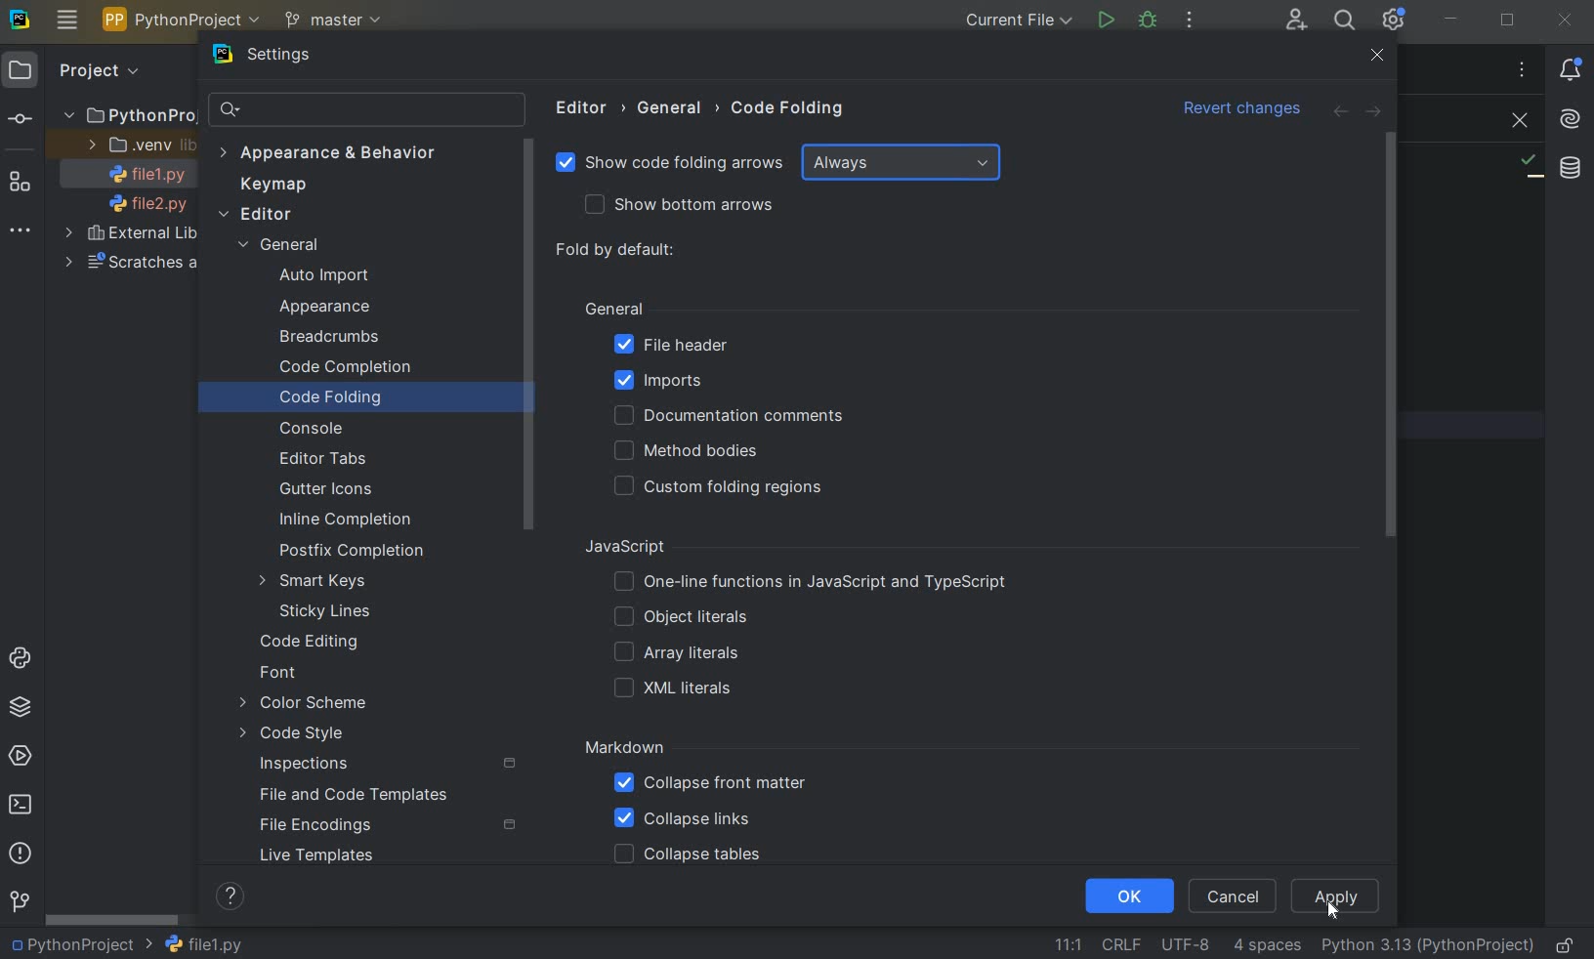 The height and width of the screenshot is (959, 1594). What do you see at coordinates (185, 21) in the screenshot?
I see `PYTHON PROJECT NAME` at bounding box center [185, 21].